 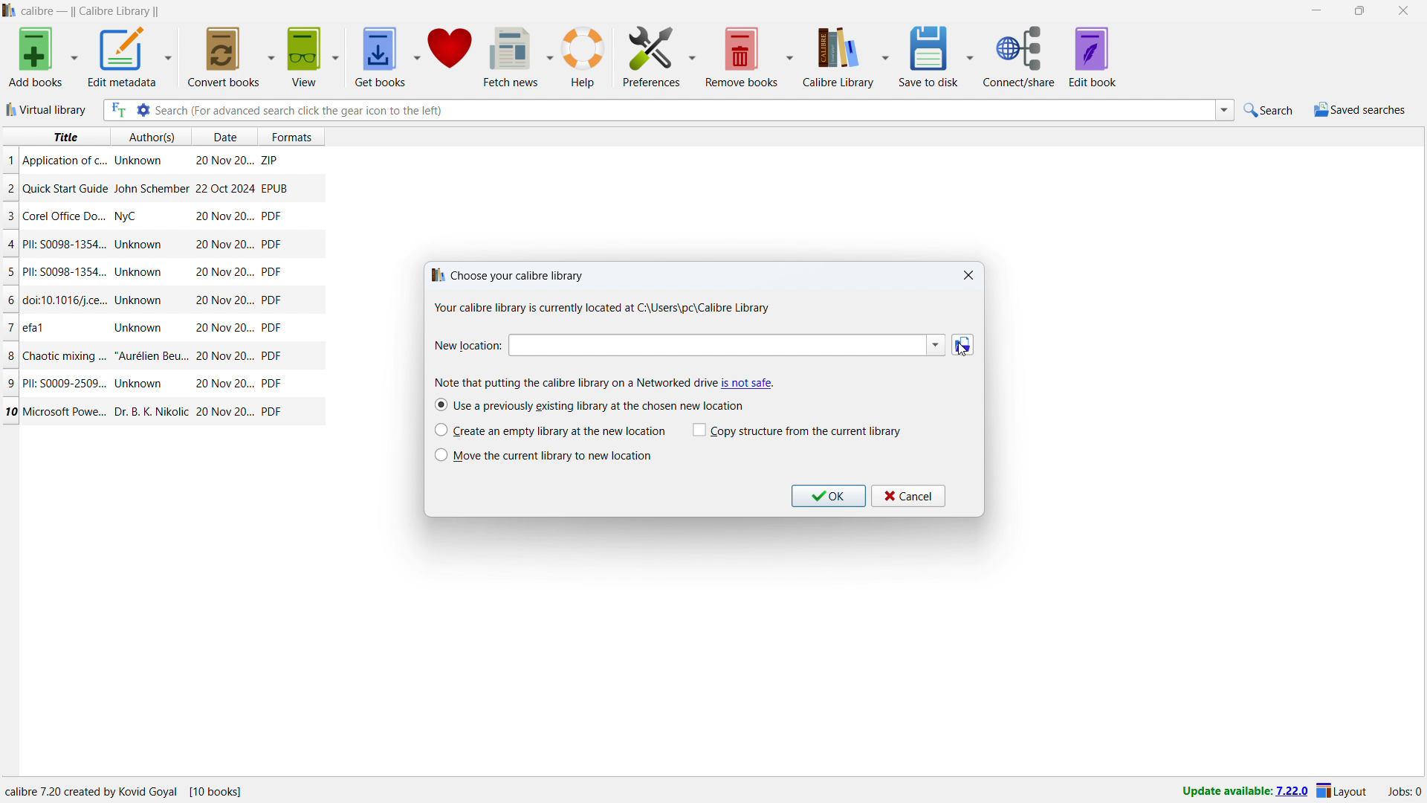 I want to click on get books, so click(x=379, y=57).